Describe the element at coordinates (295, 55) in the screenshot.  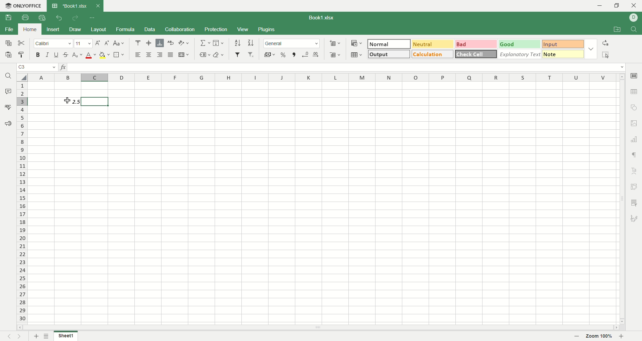
I see `comma style` at that location.